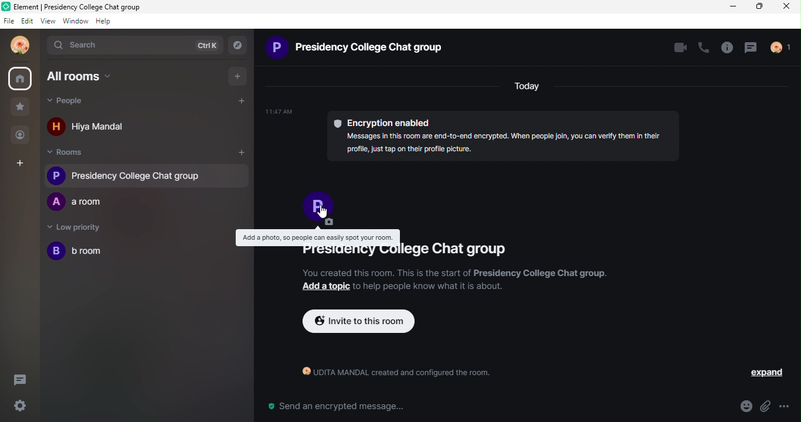  What do you see at coordinates (21, 109) in the screenshot?
I see `favourites` at bounding box center [21, 109].